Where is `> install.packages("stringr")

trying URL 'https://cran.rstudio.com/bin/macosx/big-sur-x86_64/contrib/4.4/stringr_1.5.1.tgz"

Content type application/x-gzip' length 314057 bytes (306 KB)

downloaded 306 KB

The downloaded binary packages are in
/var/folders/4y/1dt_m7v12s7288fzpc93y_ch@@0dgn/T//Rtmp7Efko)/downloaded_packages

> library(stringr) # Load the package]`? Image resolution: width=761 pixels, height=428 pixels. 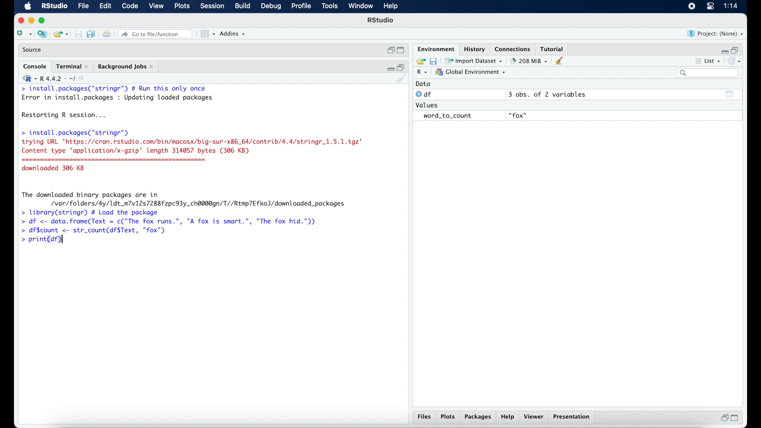 > install.packages("stringr")

trying URL 'https://cran.rstudio.com/bin/macosx/big-sur-x86_64/contrib/4.4/stringr_1.5.1.tgz"

Content type application/x-gzip' length 314057 bytes (306 KB)

downloaded 306 KB

The downloaded binary packages are in
/var/folders/4y/1dt_m7v12s7288fzpc93y_ch@@0dgn/T//Rtmp7Efko)/downloaded_packages

> library(stringr) # Load the package] is located at coordinates (192, 172).